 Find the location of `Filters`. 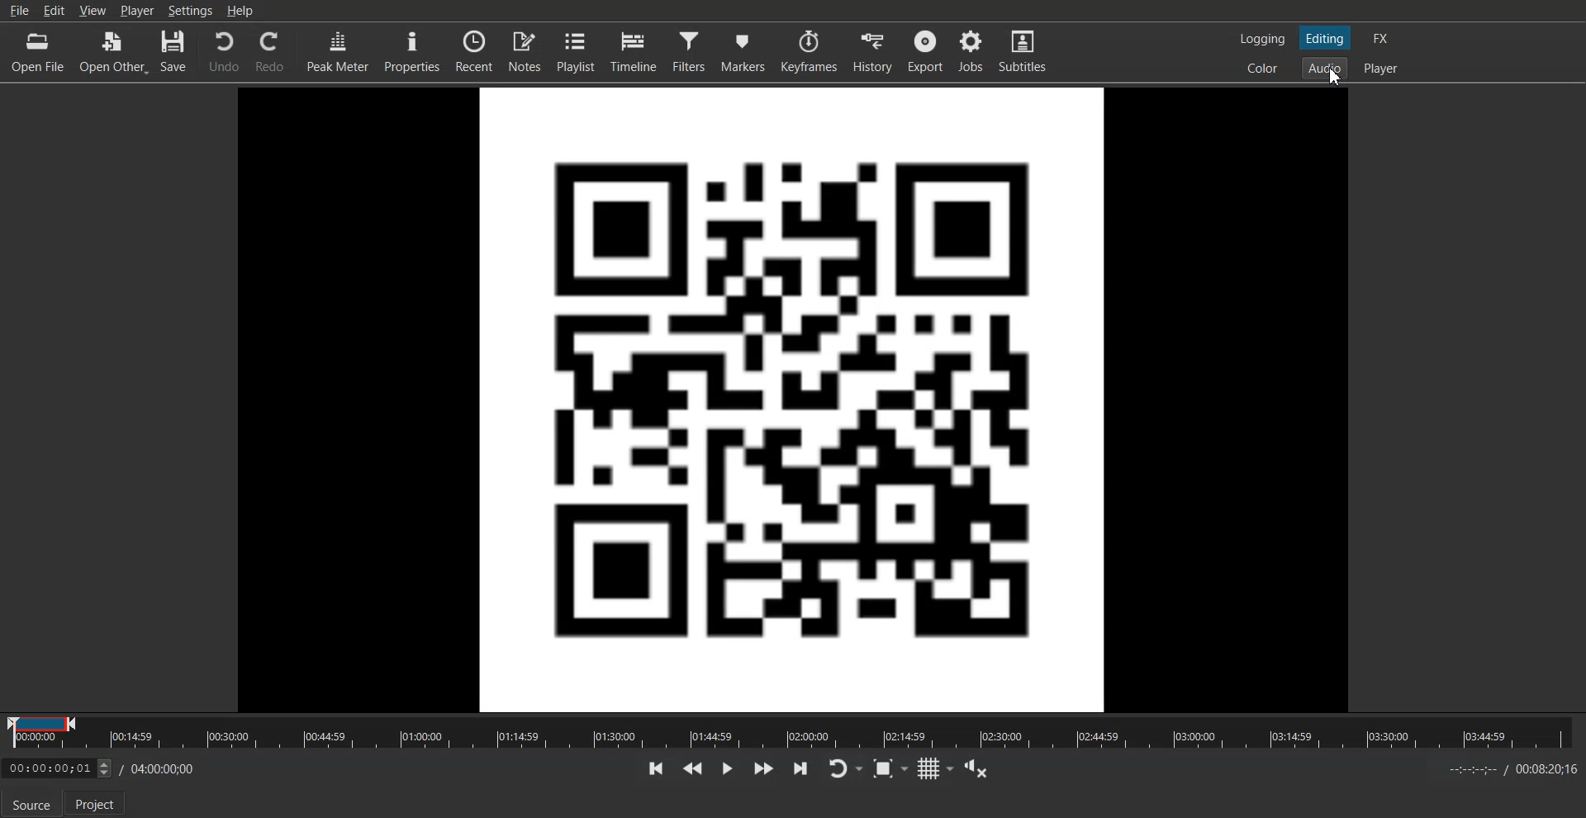

Filters is located at coordinates (690, 52).